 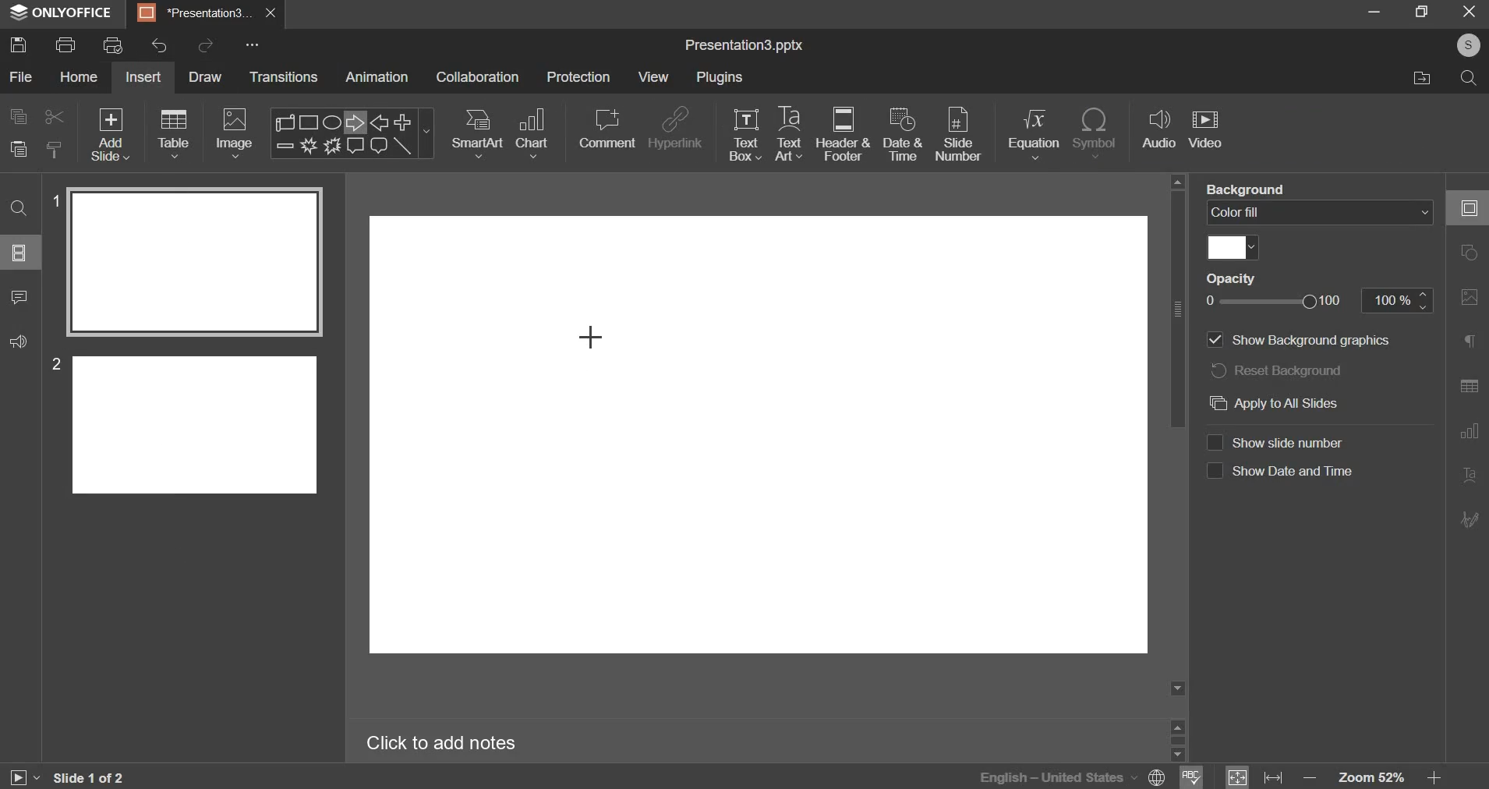 What do you see at coordinates (534, 133) in the screenshot?
I see `chart` at bounding box center [534, 133].